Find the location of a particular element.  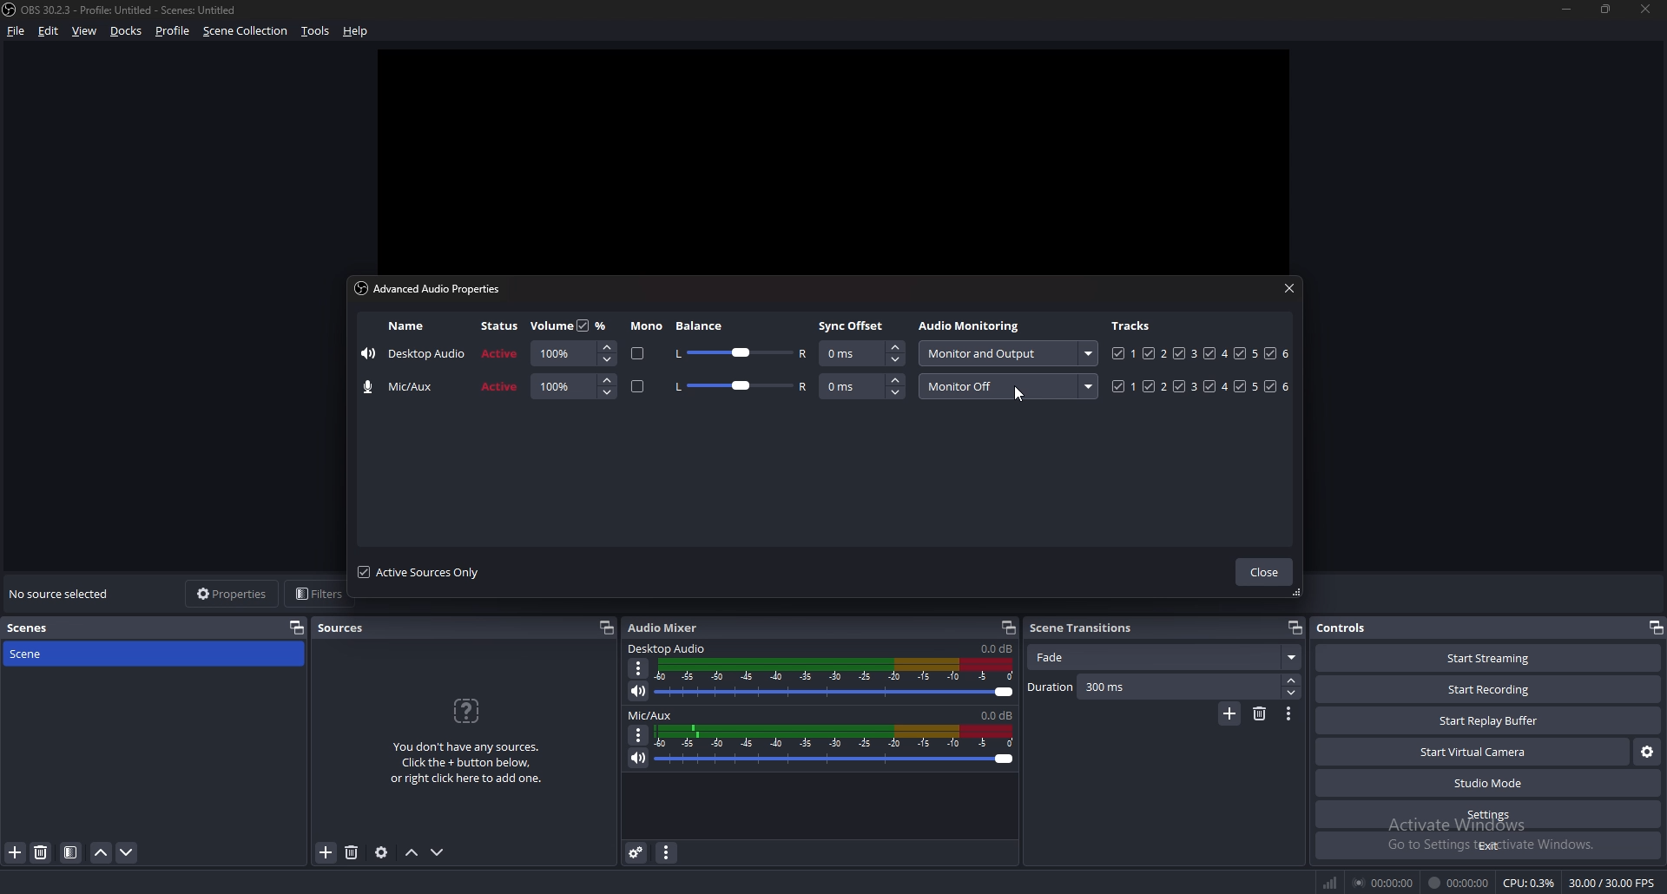

mono is located at coordinates (638, 353).